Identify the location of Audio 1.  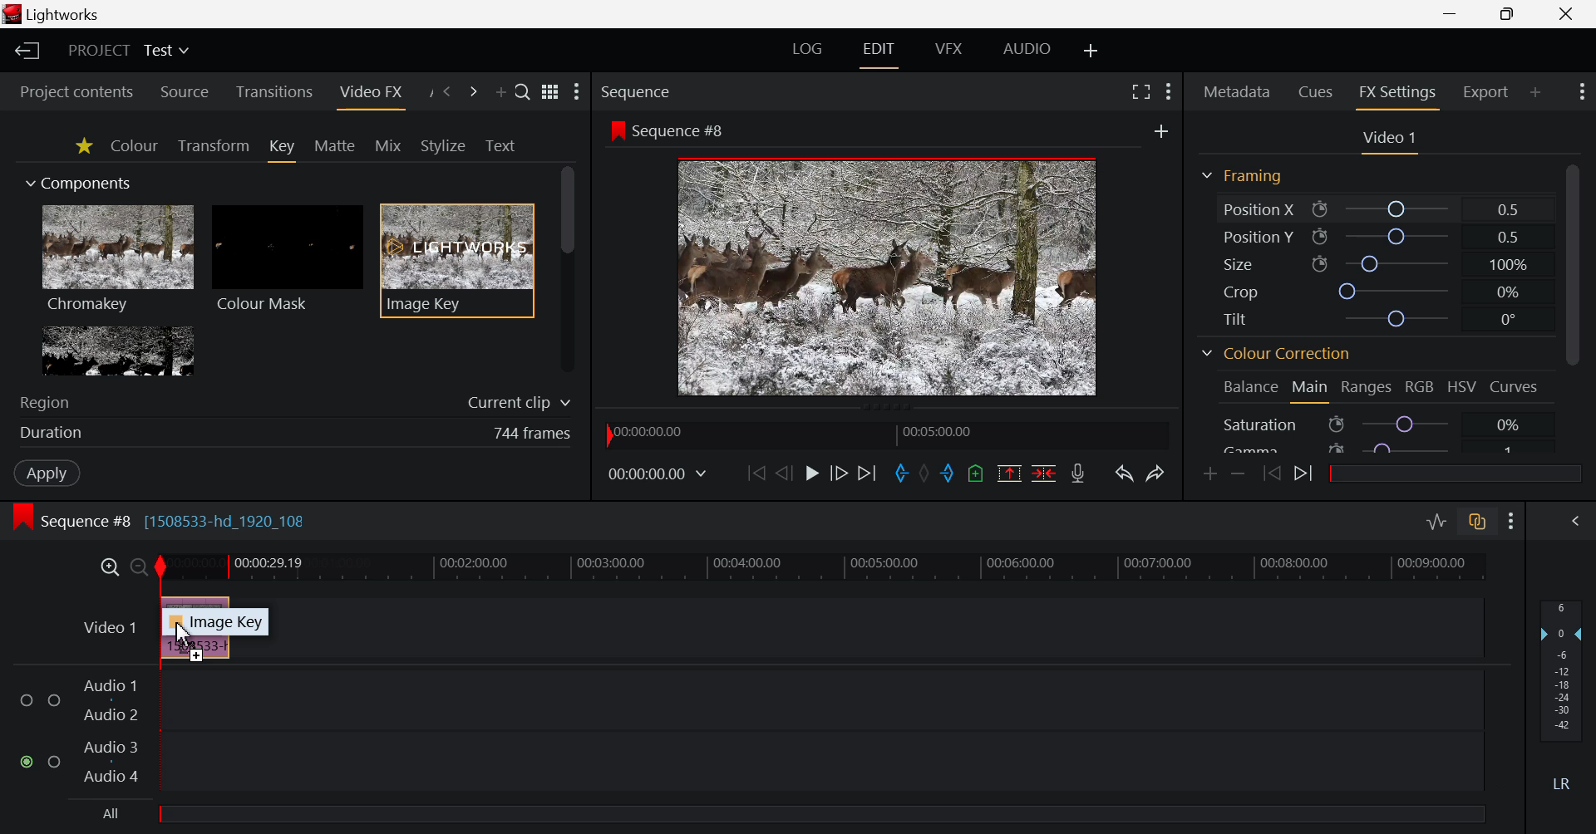
(110, 688).